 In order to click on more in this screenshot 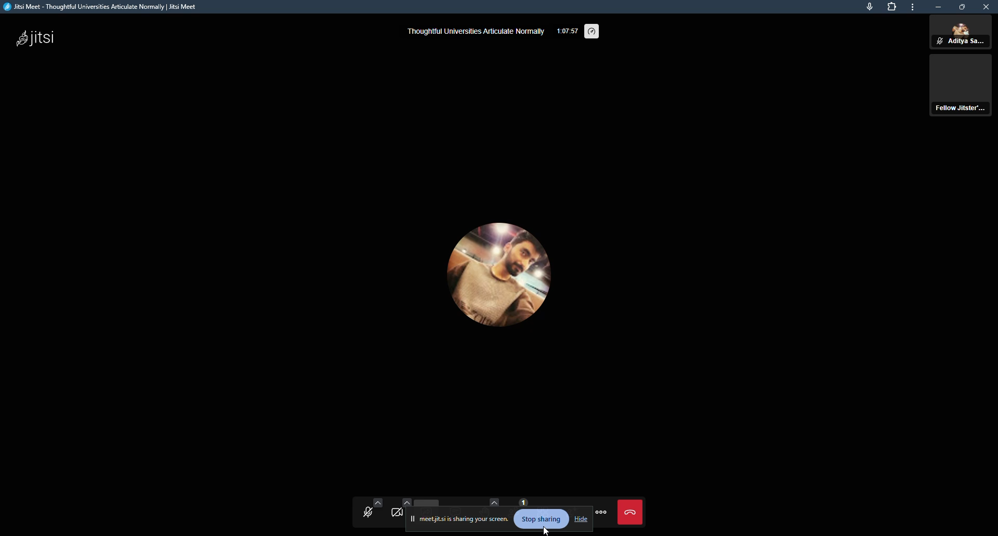, I will do `click(914, 7)`.